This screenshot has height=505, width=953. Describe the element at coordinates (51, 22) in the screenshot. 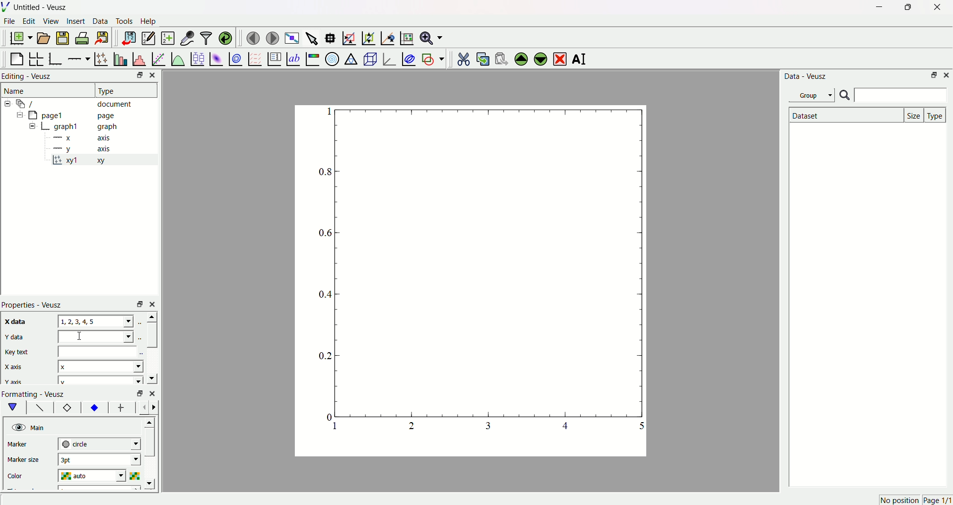

I see `View` at that location.